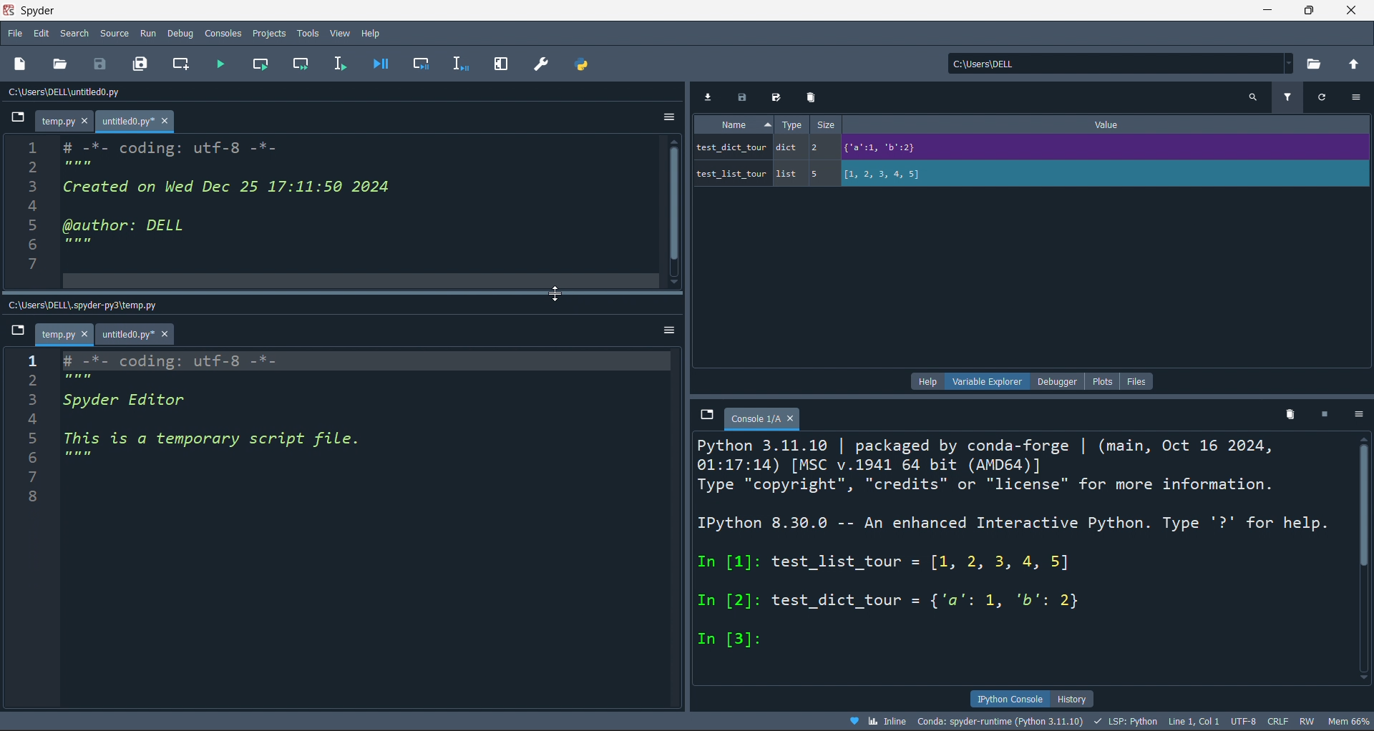  I want to click on options, so click(1358, 415).